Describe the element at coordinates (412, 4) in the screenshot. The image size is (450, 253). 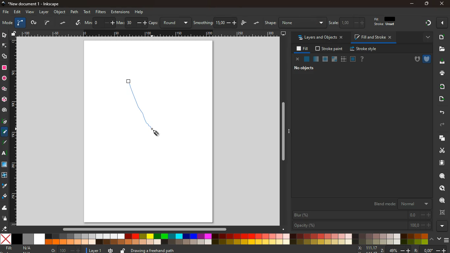
I see `minimize` at that location.